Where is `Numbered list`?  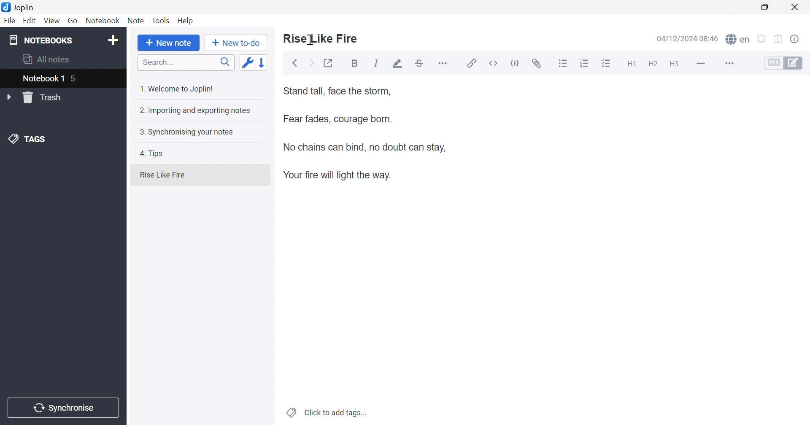 Numbered list is located at coordinates (584, 63).